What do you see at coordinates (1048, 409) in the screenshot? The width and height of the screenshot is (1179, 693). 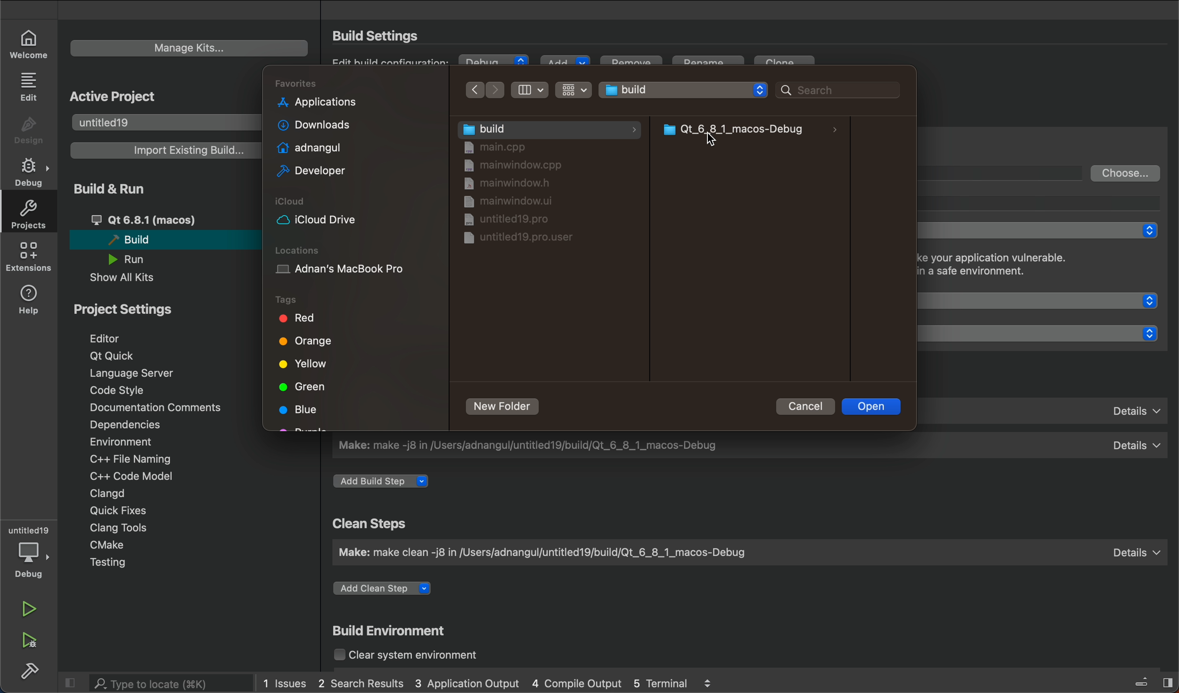 I see `qmake` at bounding box center [1048, 409].